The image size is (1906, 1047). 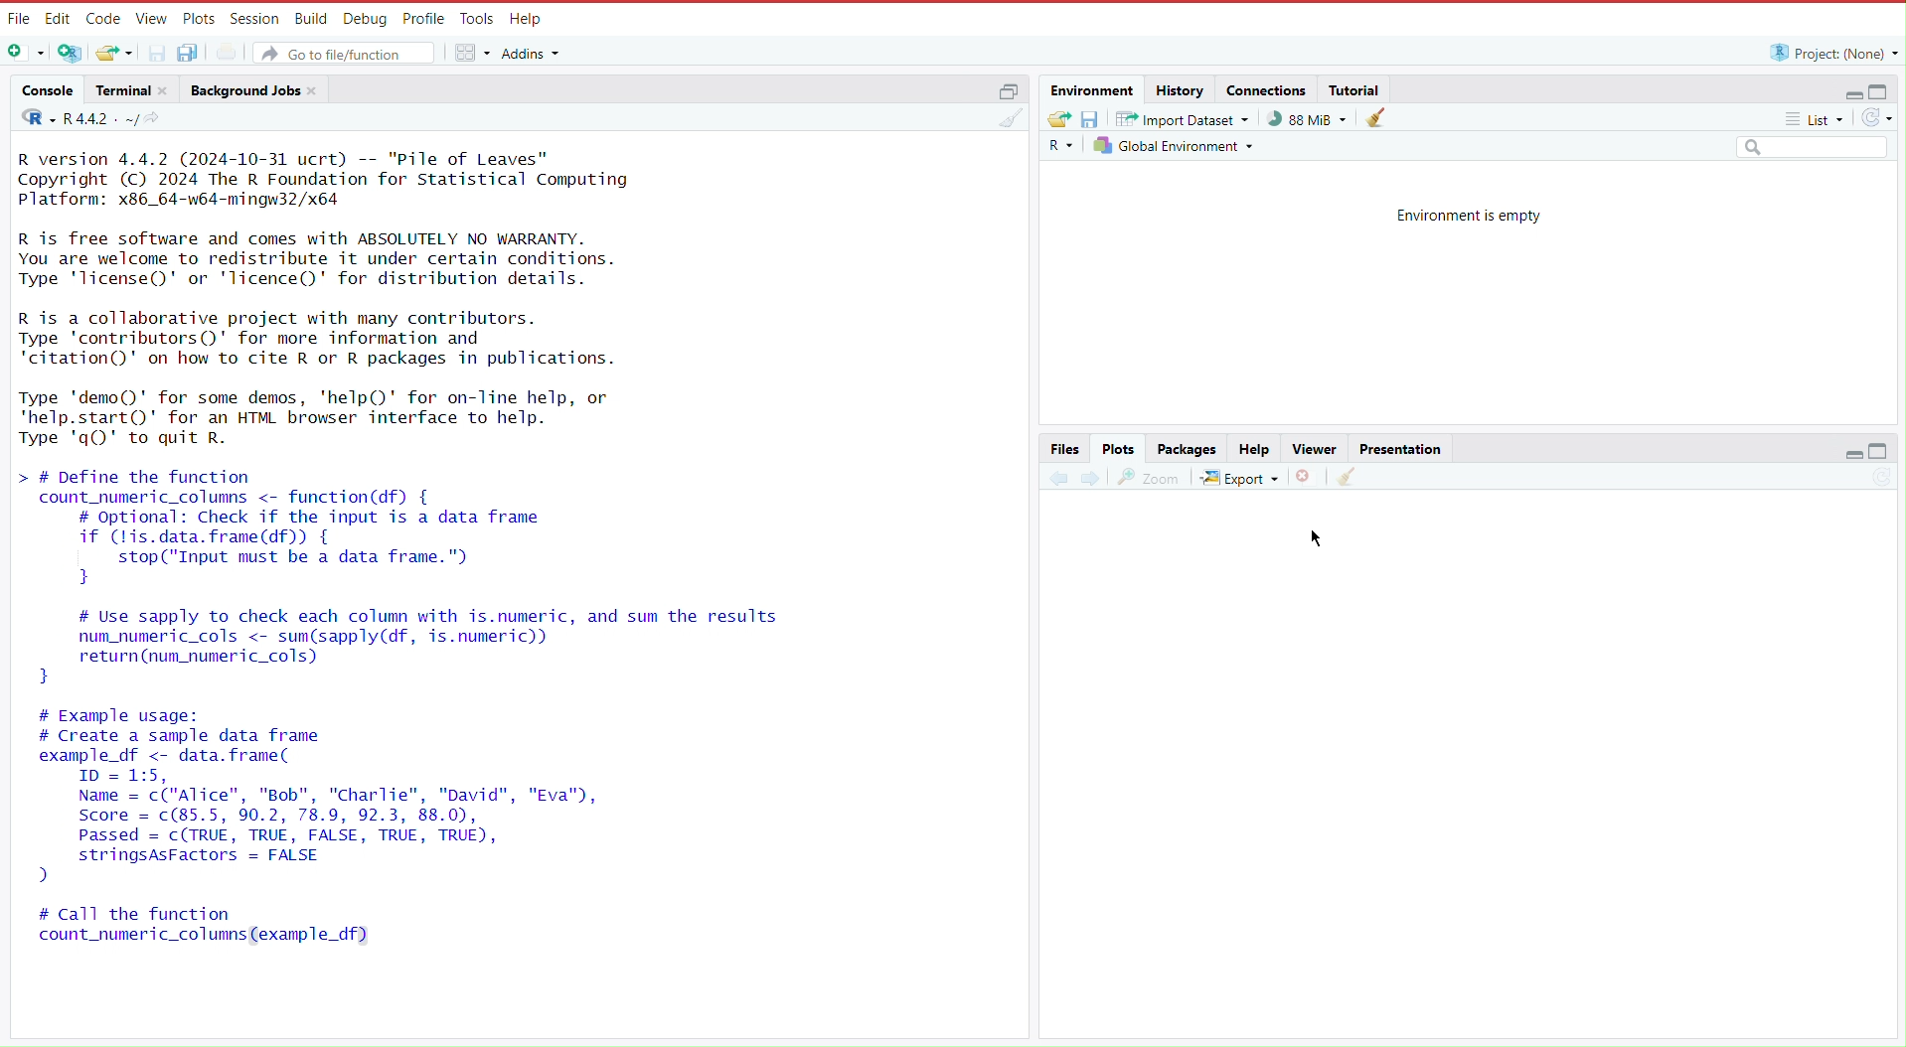 What do you see at coordinates (58, 18) in the screenshot?
I see `Edit` at bounding box center [58, 18].